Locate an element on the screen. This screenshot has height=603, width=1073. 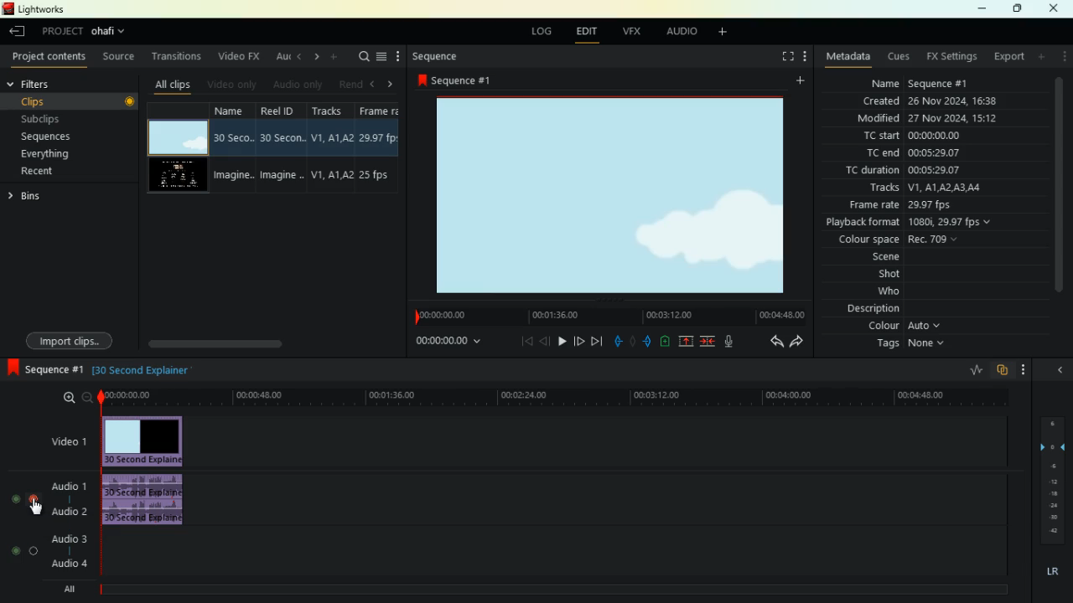
add is located at coordinates (719, 34).